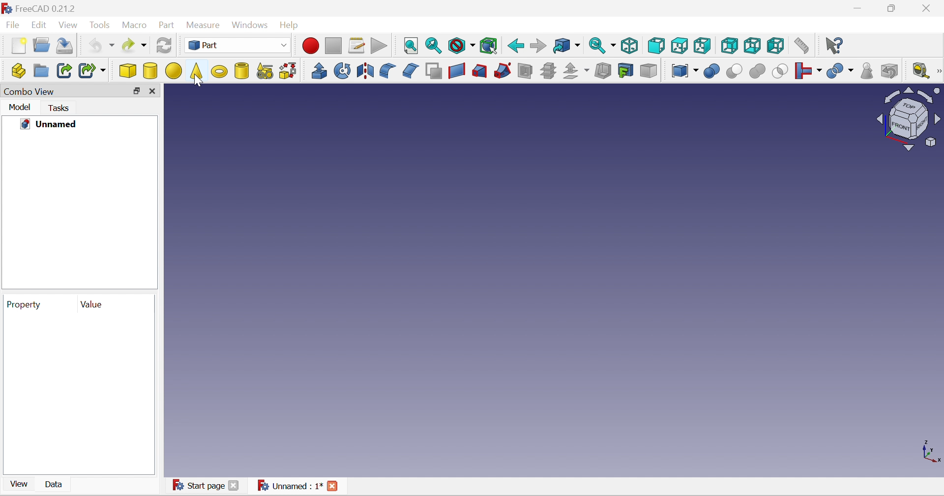 This screenshot has width=944, height=496. What do you see at coordinates (434, 46) in the screenshot?
I see `Fit selection` at bounding box center [434, 46].